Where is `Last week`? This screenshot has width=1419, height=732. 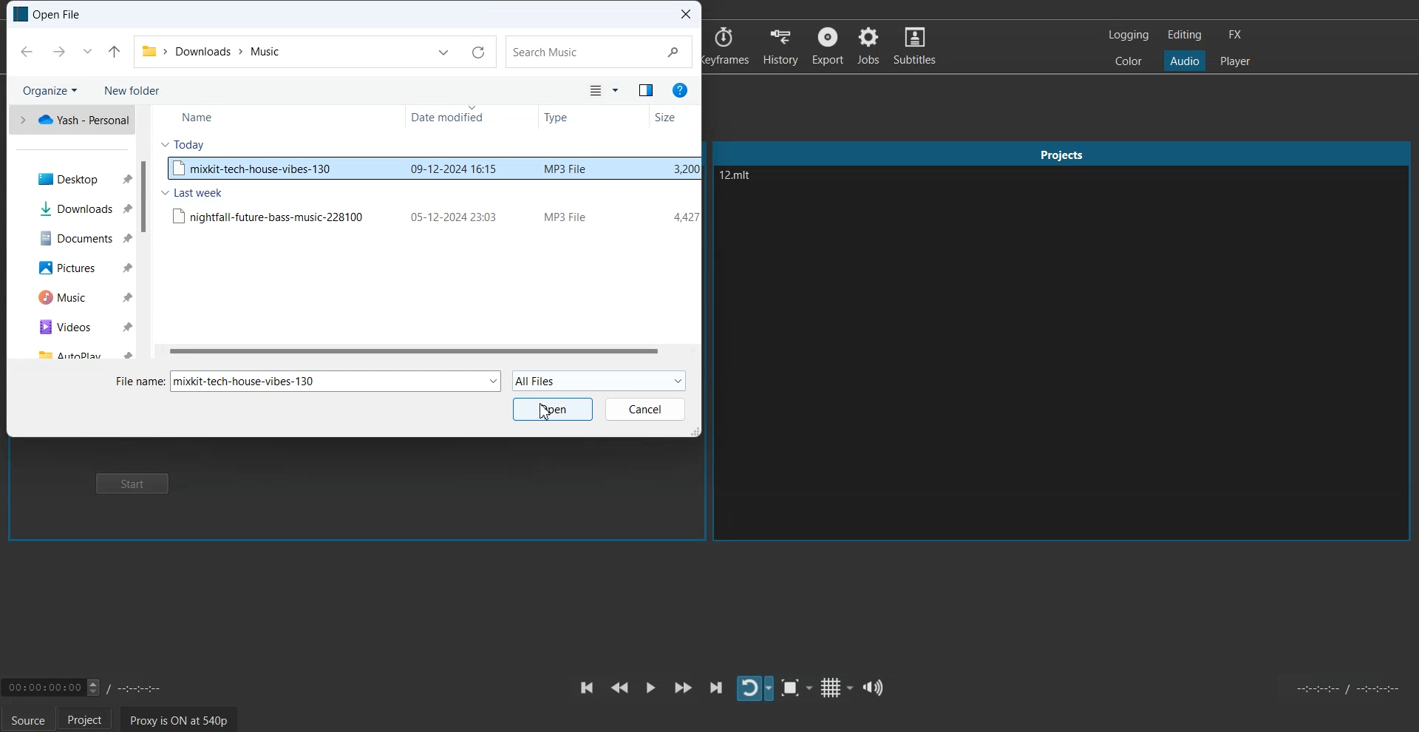 Last week is located at coordinates (192, 194).